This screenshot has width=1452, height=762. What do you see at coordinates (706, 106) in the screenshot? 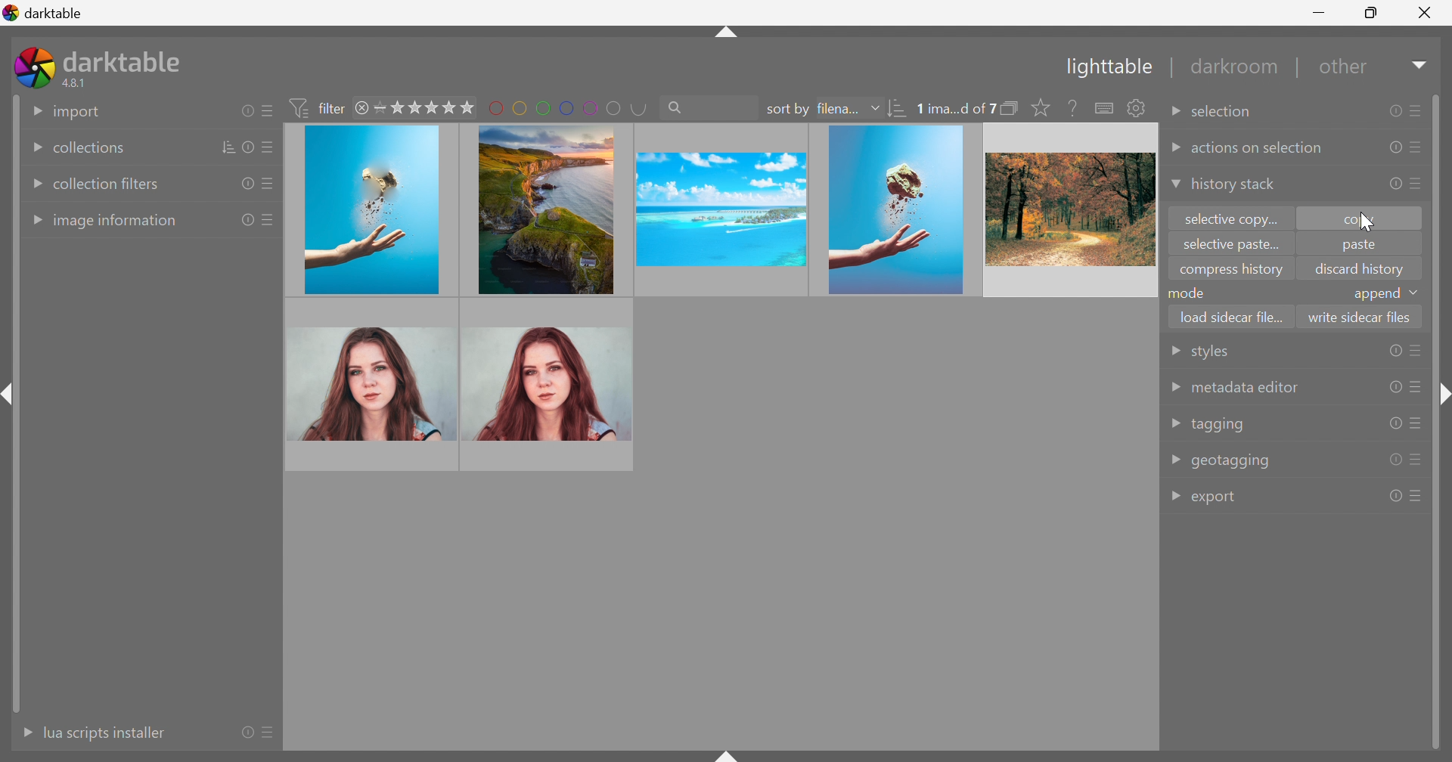
I see `search` at bounding box center [706, 106].